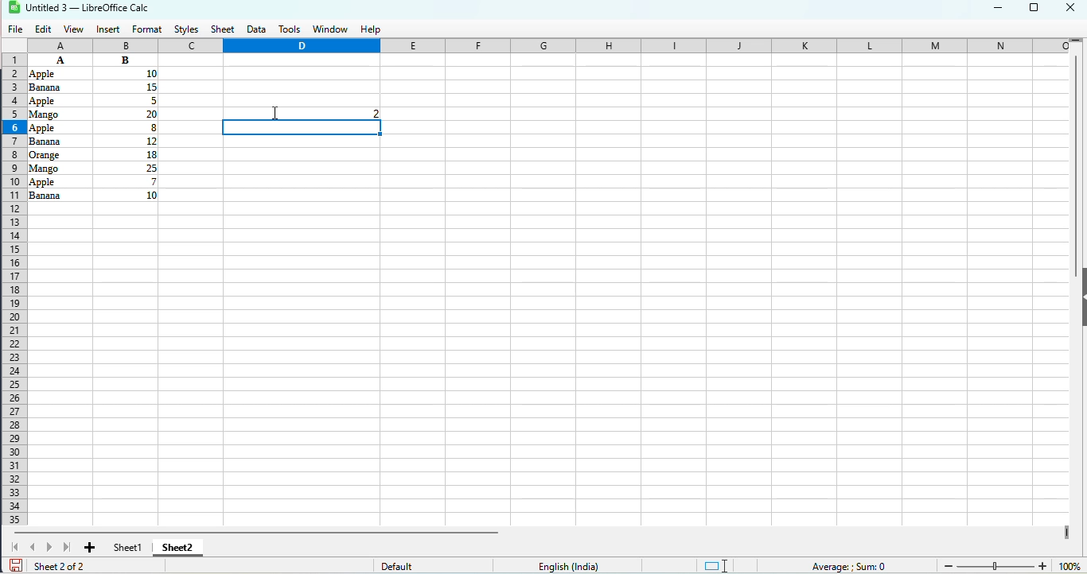 The width and height of the screenshot is (1087, 574). I want to click on zoom, so click(1070, 566).